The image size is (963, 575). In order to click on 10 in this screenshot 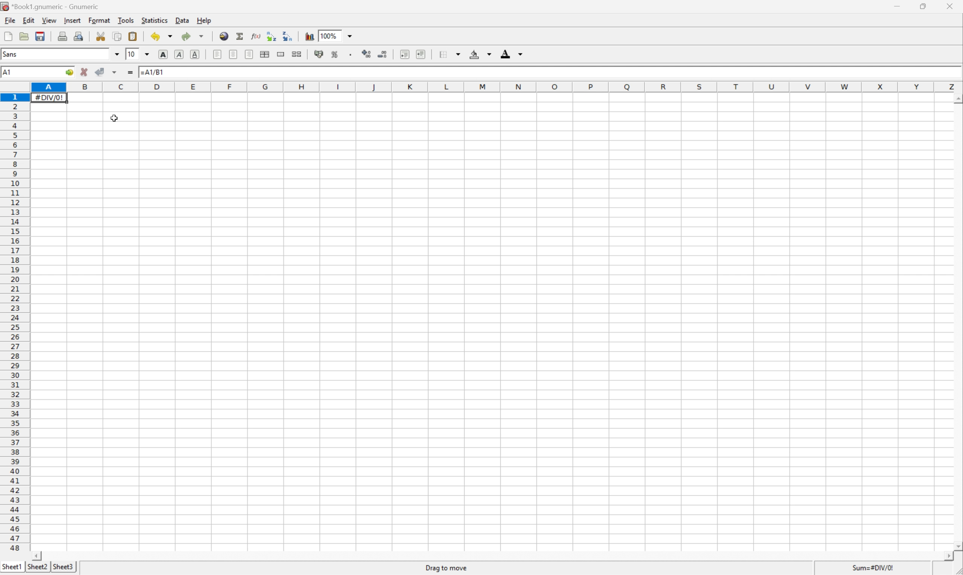, I will do `click(134, 54)`.